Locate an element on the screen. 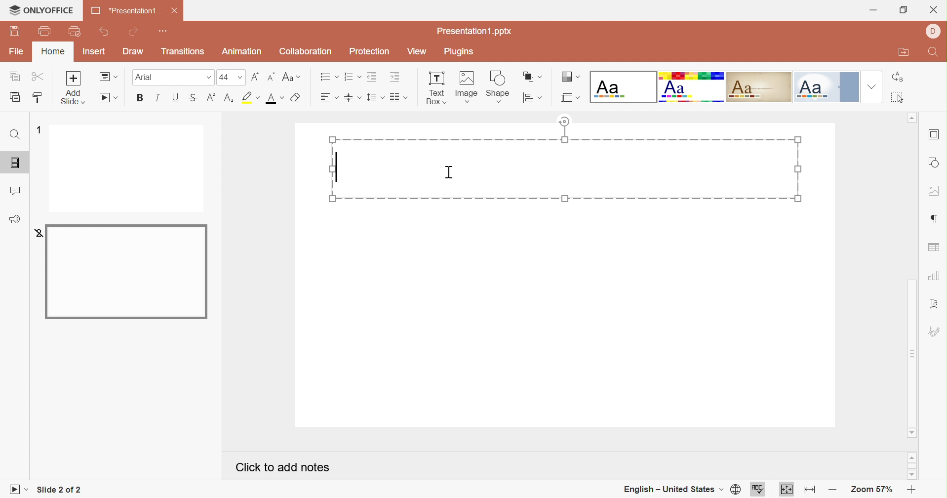 The width and height of the screenshot is (947, 498). Highlight color is located at coordinates (230, 98).